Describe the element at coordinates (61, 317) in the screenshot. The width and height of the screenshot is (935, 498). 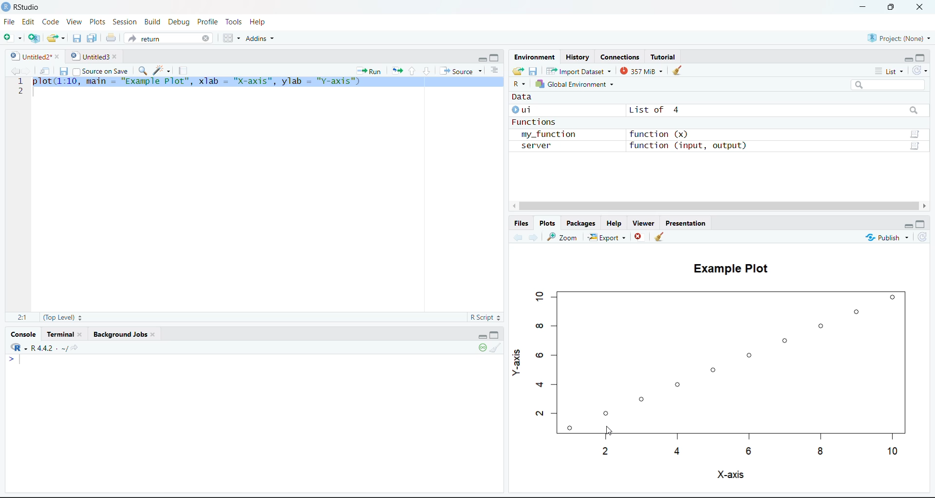
I see `(Top Level):` at that location.